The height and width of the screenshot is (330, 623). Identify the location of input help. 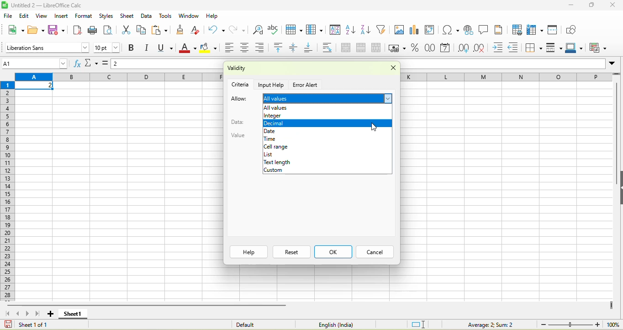
(272, 84).